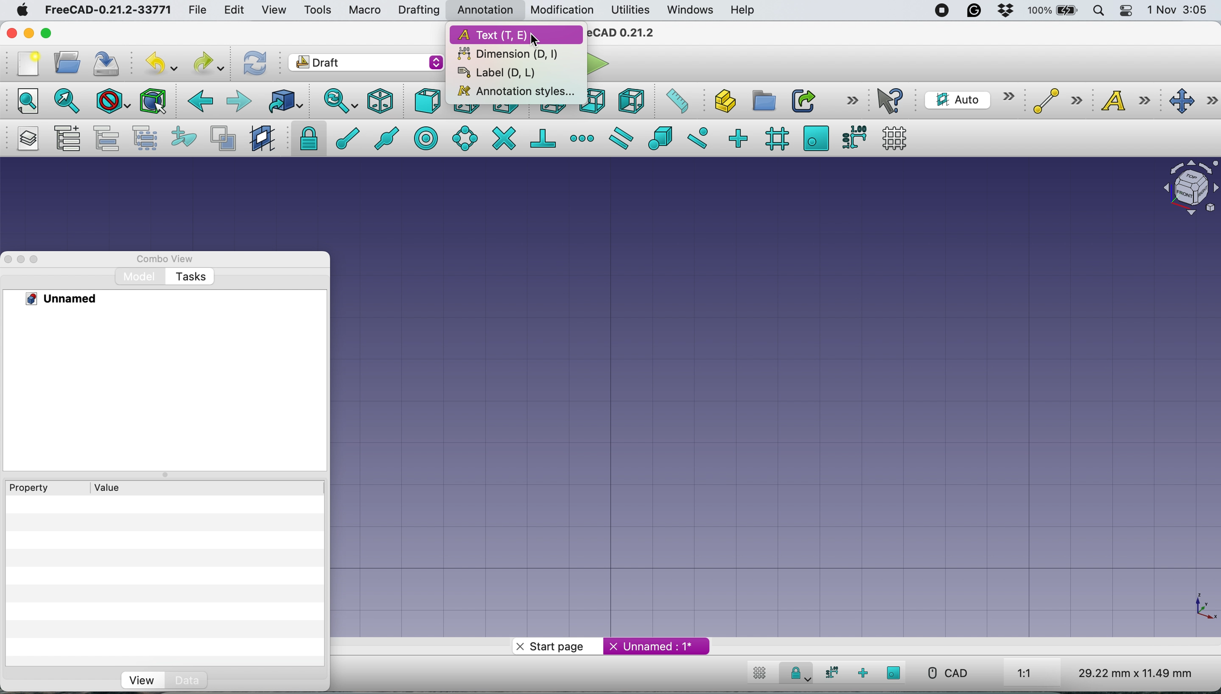 Image resolution: width=1221 pixels, height=694 pixels. What do you see at coordinates (628, 100) in the screenshot?
I see `left` at bounding box center [628, 100].